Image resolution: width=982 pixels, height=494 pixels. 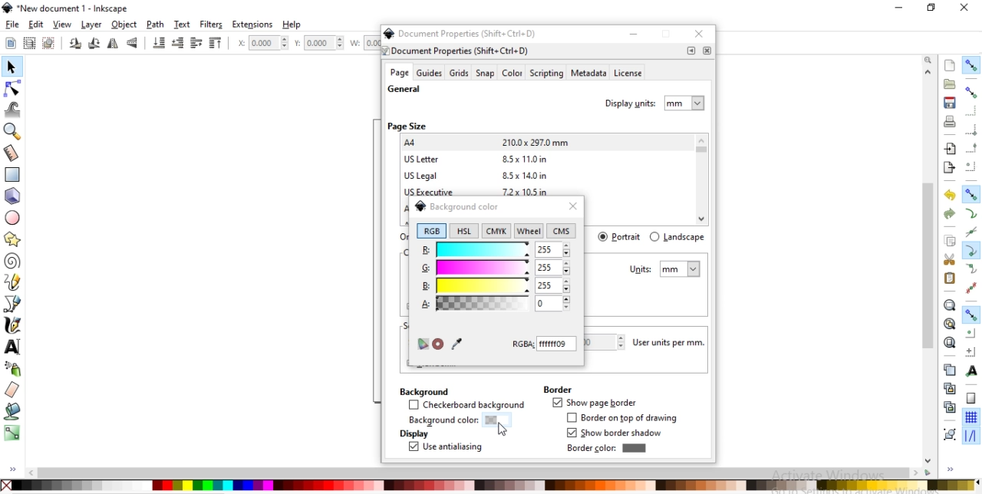 What do you see at coordinates (195, 44) in the screenshot?
I see `raise selection one step` at bounding box center [195, 44].